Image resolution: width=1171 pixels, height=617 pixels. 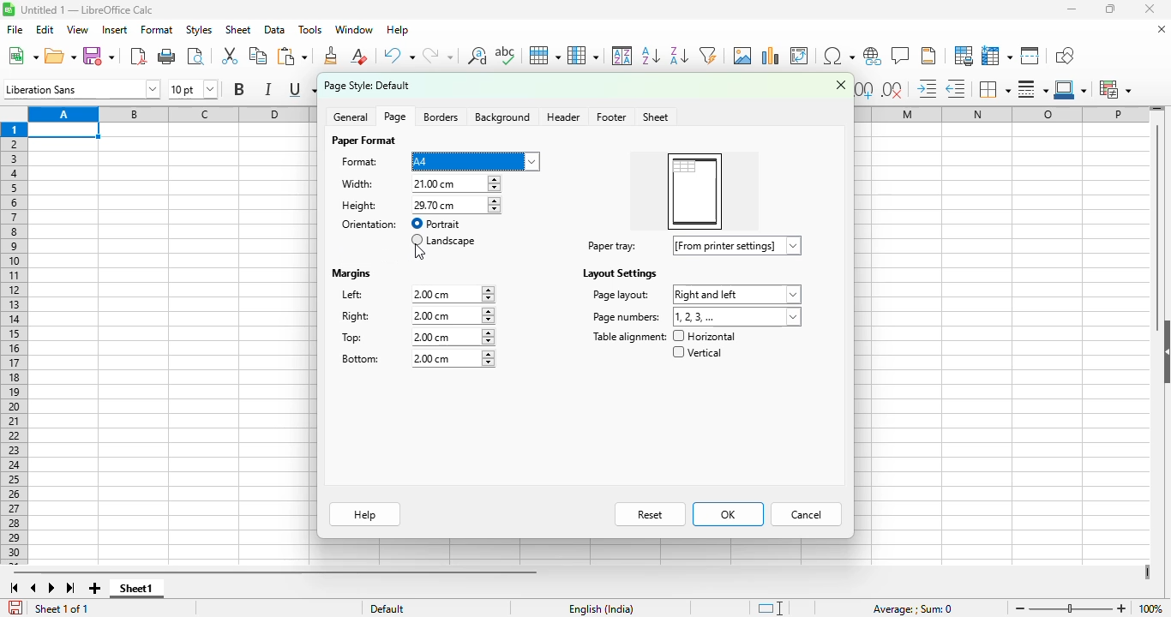 I want to click on paper tray: , so click(x=612, y=246).